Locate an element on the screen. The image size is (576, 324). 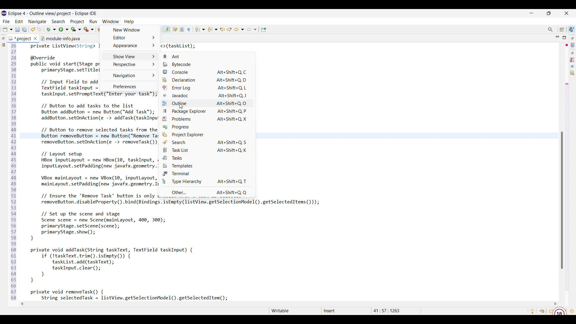
Restore welcome is located at coordinates (542, 311).